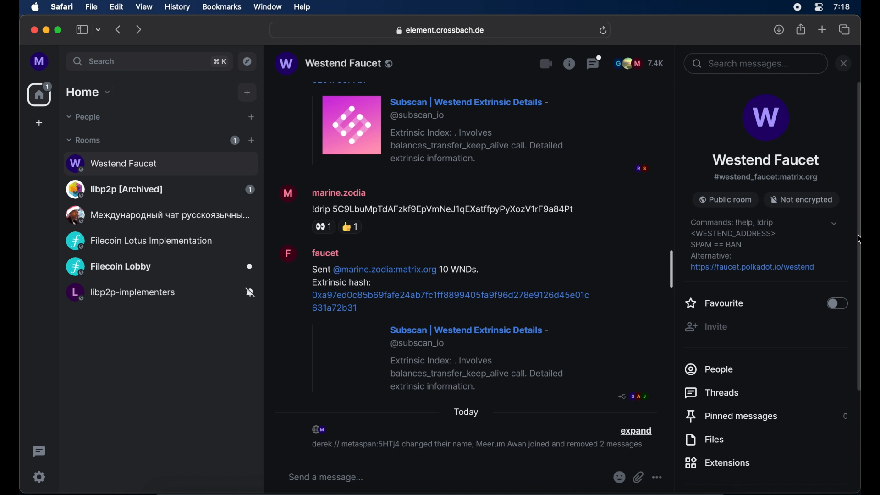  I want to click on profile, so click(40, 62).